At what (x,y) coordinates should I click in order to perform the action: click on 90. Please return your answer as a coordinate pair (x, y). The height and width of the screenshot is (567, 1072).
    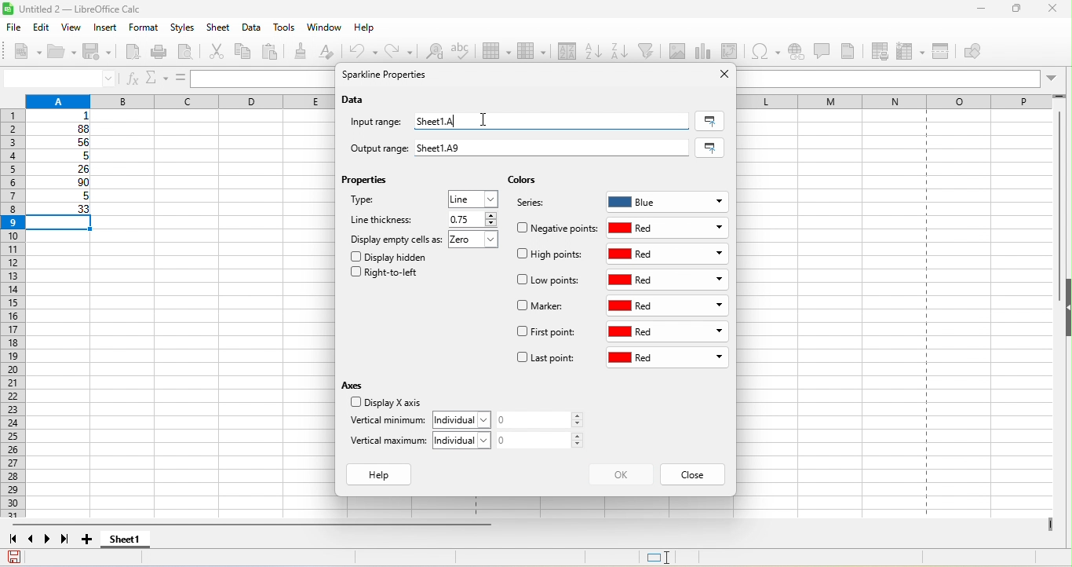
    Looking at the image, I should click on (61, 184).